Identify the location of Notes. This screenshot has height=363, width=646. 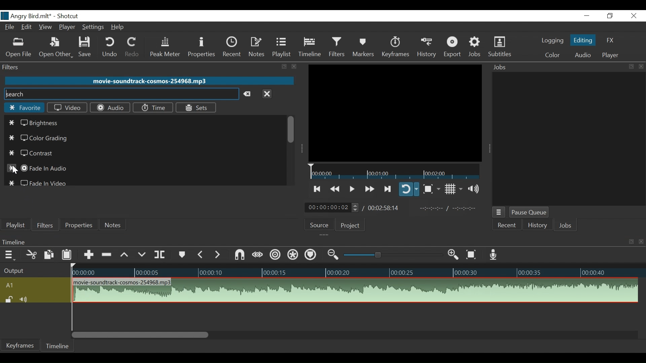
(114, 224).